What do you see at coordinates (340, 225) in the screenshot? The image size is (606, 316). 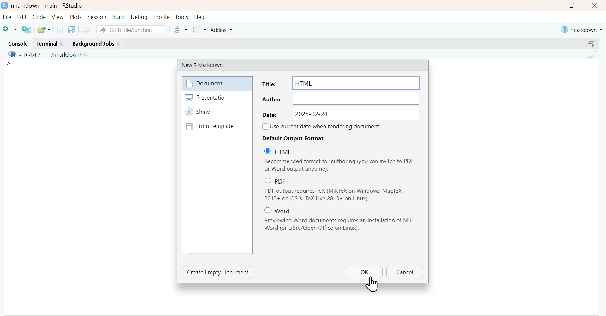 I see `Previewing Word documents requires an installation of MS
Word (or Libre/Open Office on Linux).` at bounding box center [340, 225].